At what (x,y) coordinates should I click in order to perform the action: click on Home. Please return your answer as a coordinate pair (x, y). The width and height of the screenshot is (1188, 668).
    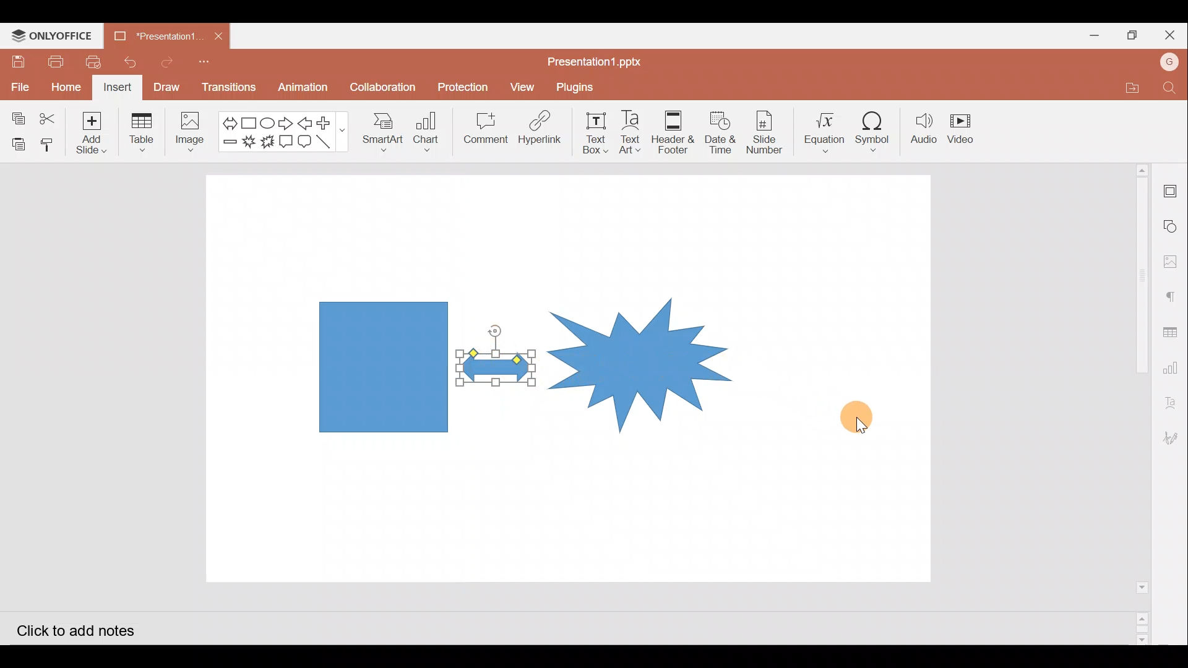
    Looking at the image, I should click on (66, 88).